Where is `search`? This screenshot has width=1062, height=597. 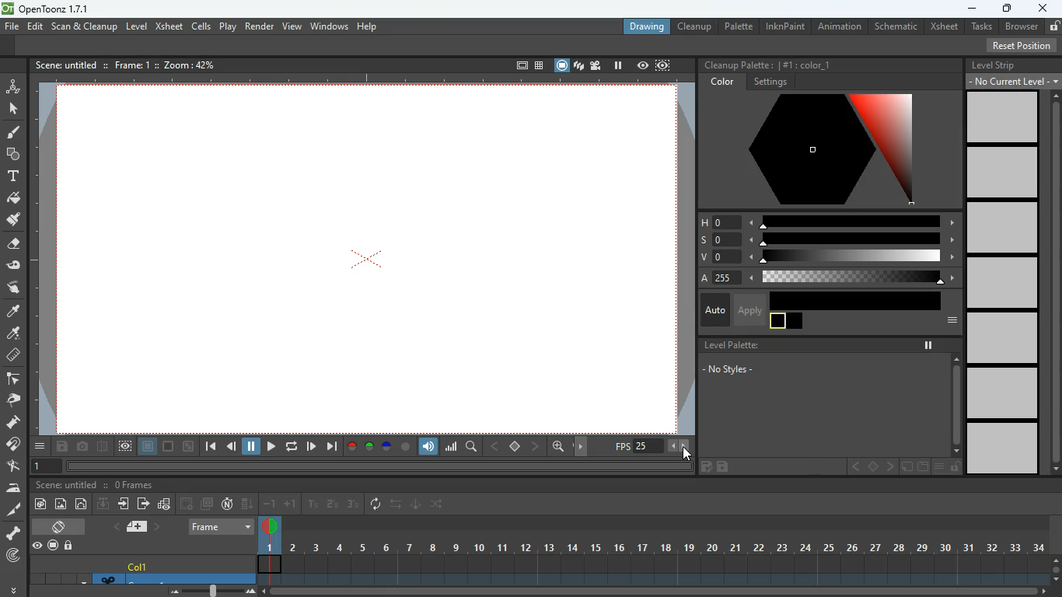 search is located at coordinates (474, 447).